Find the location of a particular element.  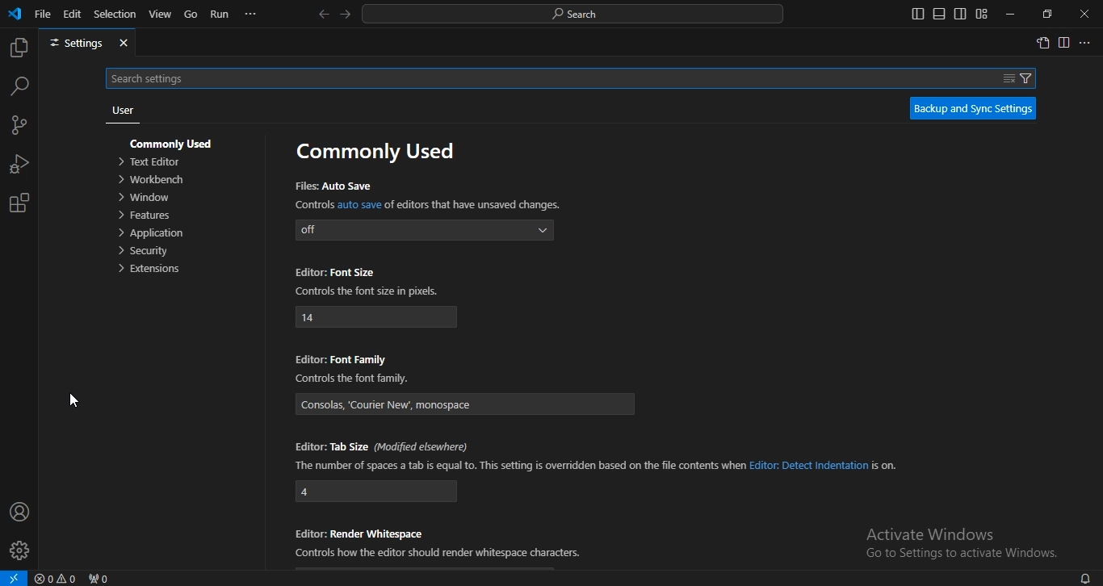

Consolas, ‘Courier New’, monospace is located at coordinates (469, 405).